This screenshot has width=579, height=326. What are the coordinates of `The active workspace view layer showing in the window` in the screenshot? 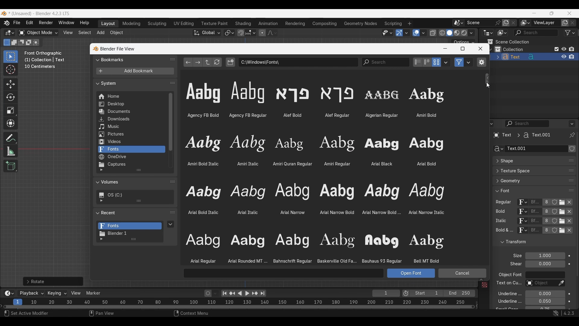 It's located at (525, 23).